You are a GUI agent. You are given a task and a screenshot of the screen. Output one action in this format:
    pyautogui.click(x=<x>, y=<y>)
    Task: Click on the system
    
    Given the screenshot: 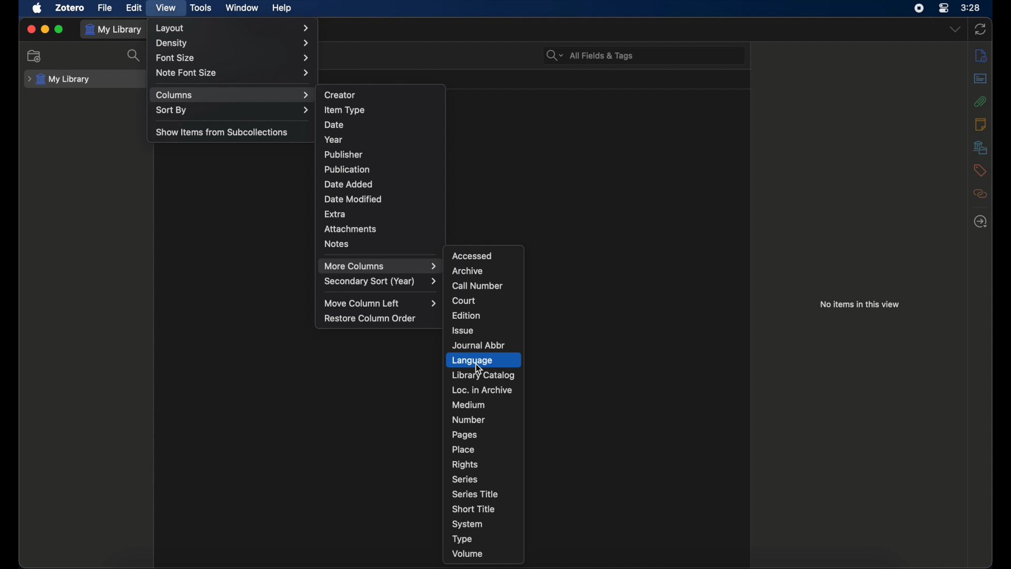 What is the action you would take?
    pyautogui.click(x=468, y=524)
    